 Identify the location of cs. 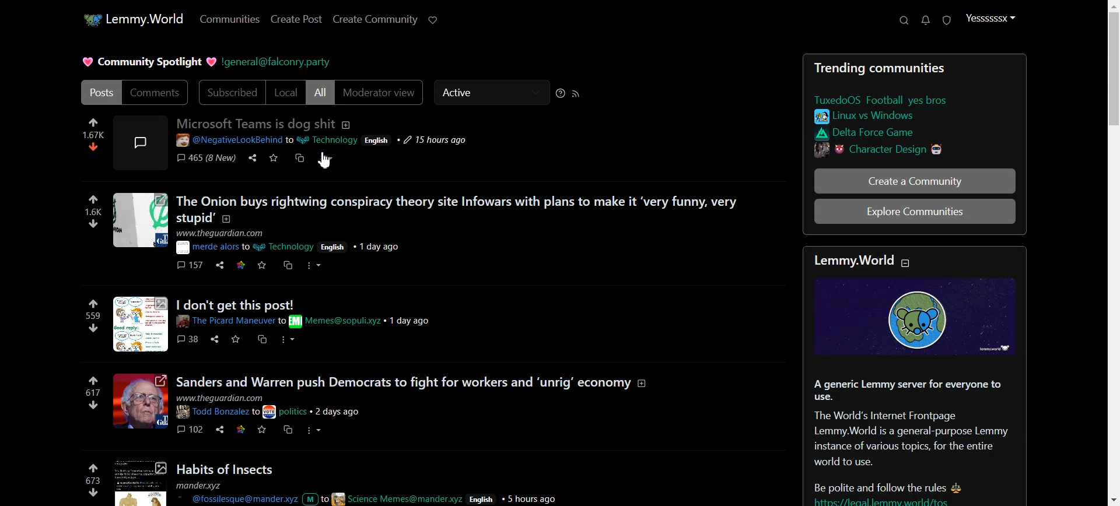
(287, 430).